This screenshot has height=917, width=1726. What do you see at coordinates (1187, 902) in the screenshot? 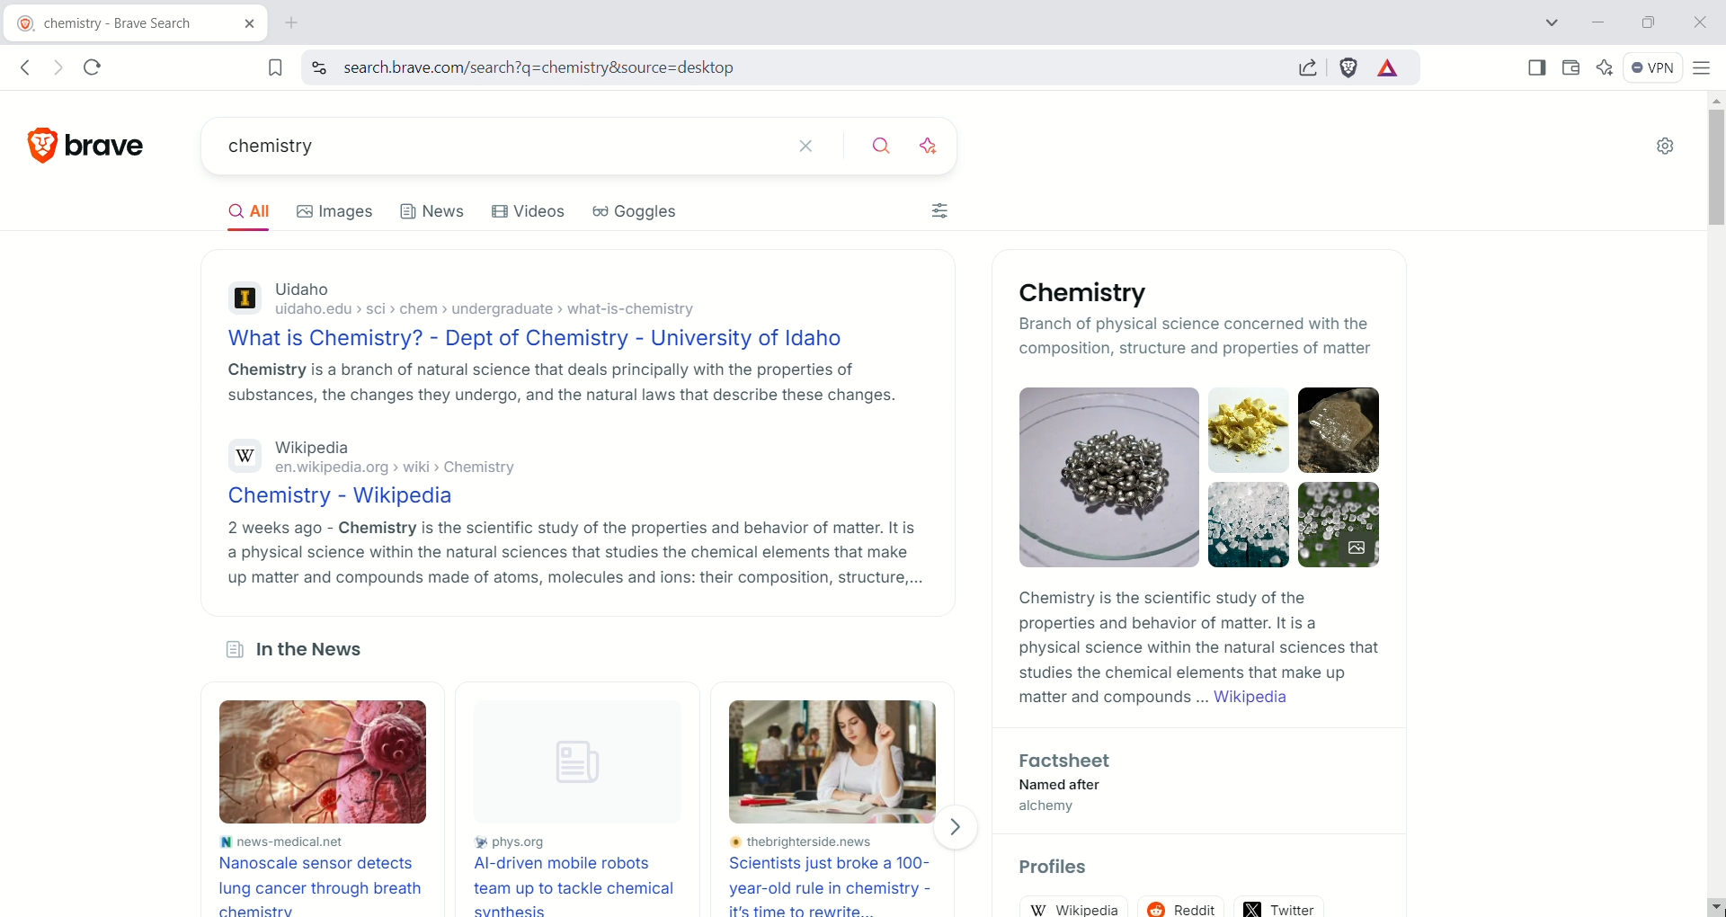
I see `reddit` at bounding box center [1187, 902].